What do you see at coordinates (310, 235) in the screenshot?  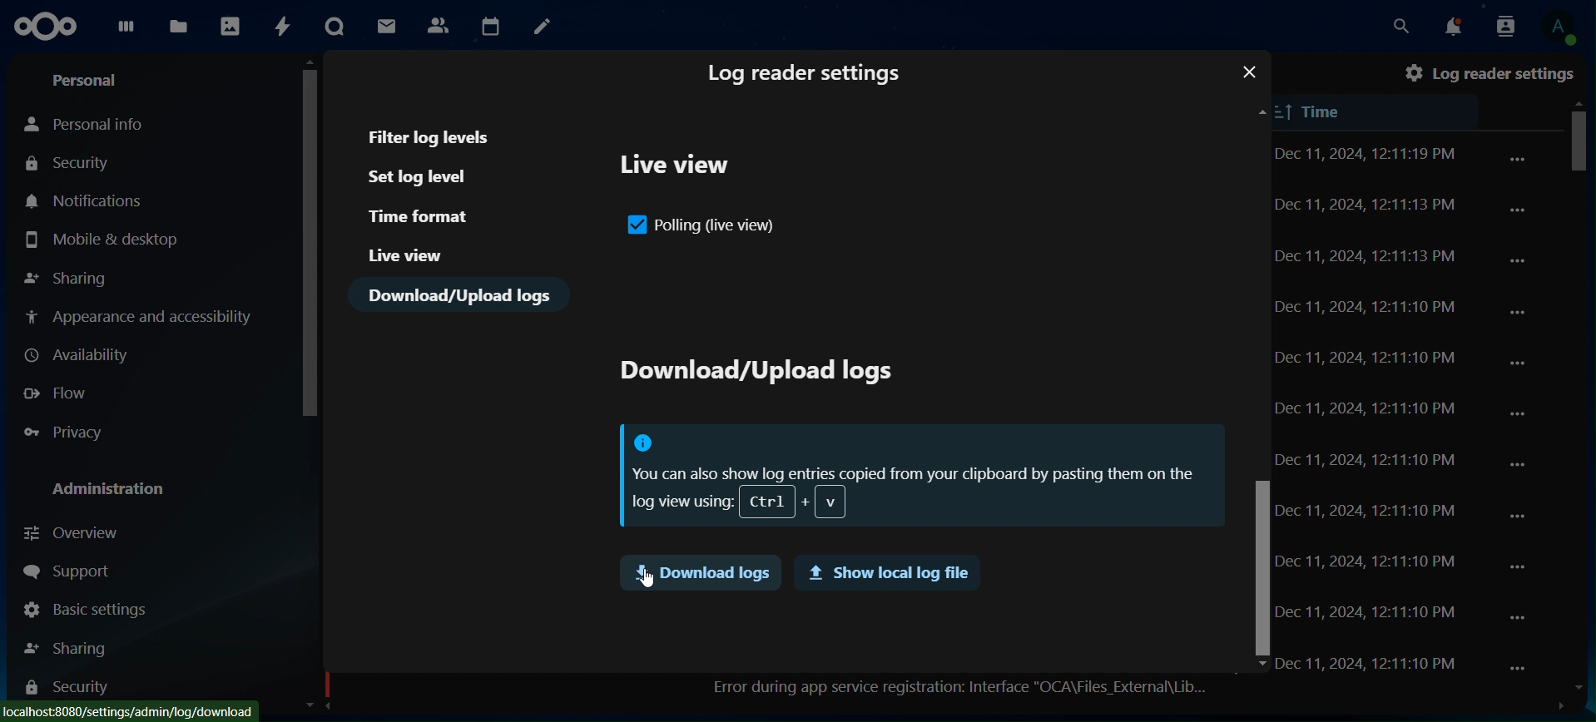 I see `scrollbar` at bounding box center [310, 235].